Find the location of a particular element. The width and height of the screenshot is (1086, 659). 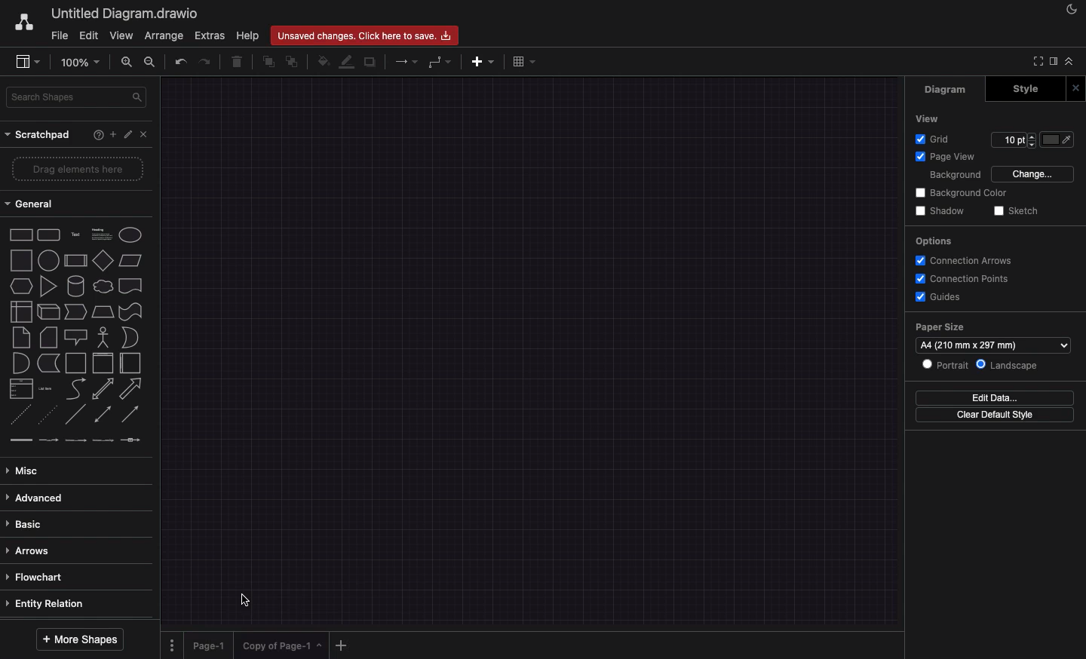

basic is located at coordinates (34, 523).